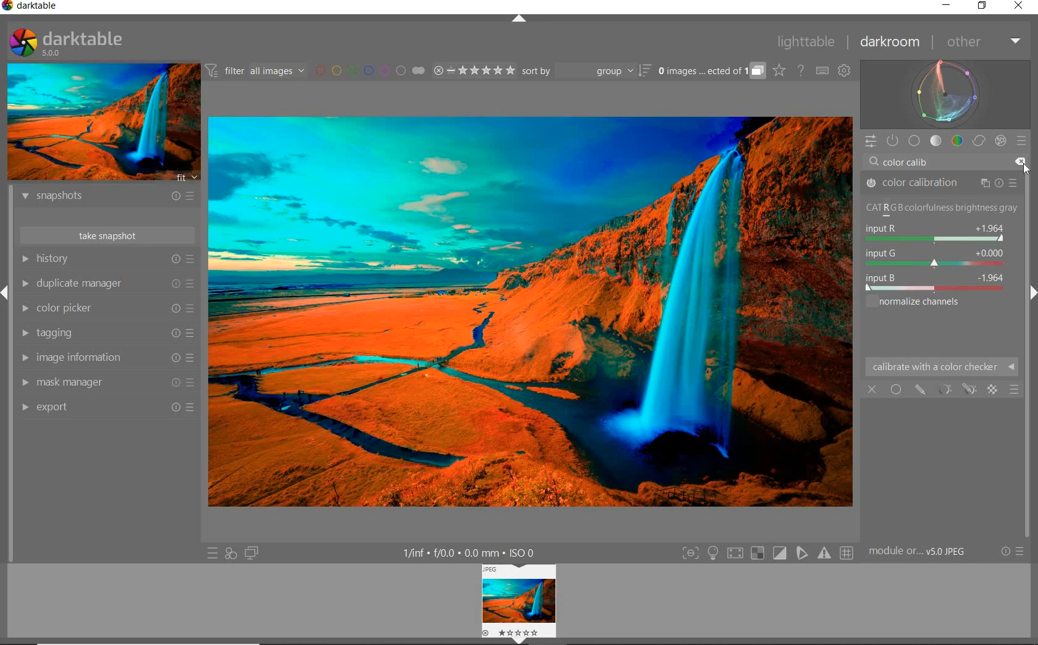 The image size is (1038, 645). I want to click on RANGE RATING OF SELECTED IMAGES, so click(474, 70).